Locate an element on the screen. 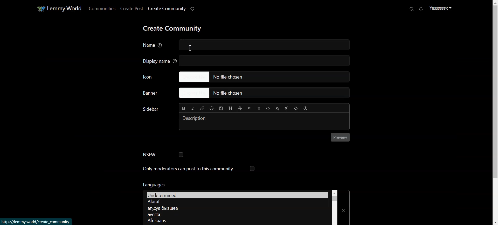 The height and width of the screenshot is (225, 498). Support Lemmy is located at coordinates (193, 9).